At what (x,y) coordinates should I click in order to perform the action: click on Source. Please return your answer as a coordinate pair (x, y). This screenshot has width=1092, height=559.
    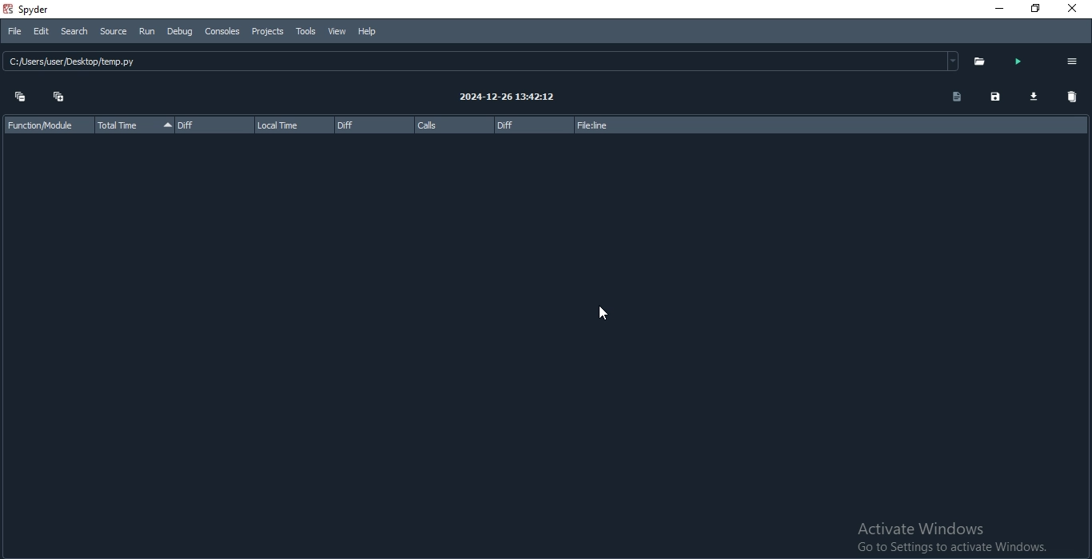
    Looking at the image, I should click on (114, 32).